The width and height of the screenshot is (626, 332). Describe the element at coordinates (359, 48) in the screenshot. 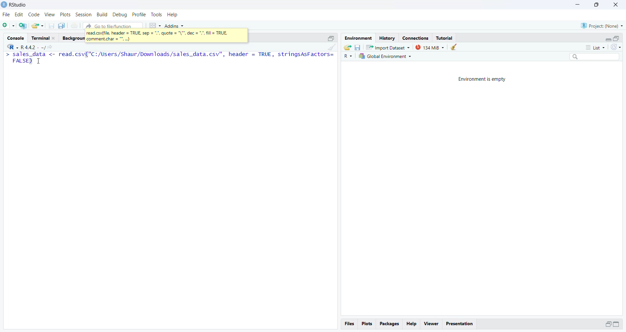

I see `Save workspace as` at that location.